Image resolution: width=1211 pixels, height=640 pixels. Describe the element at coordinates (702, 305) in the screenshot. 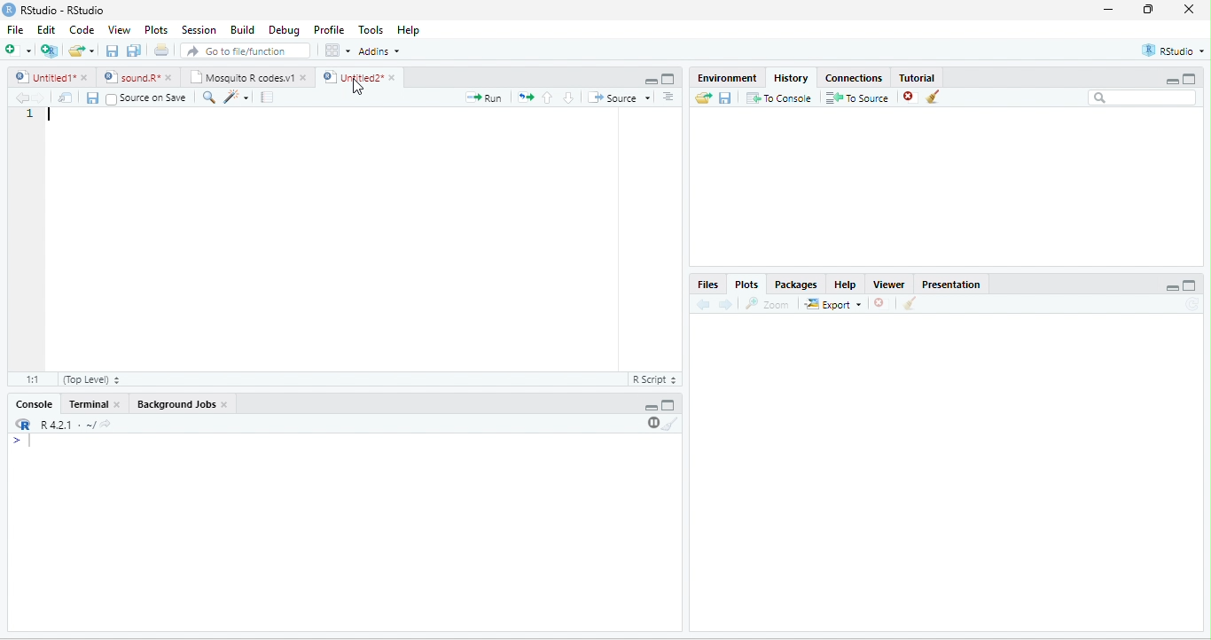

I see `back` at that location.